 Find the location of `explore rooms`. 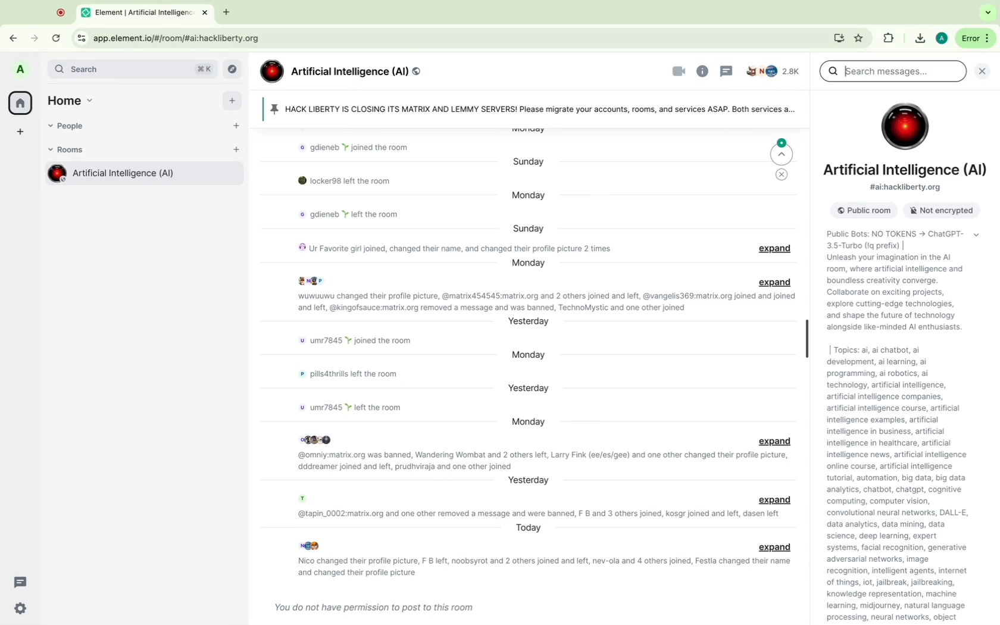

explore rooms is located at coordinates (235, 70).